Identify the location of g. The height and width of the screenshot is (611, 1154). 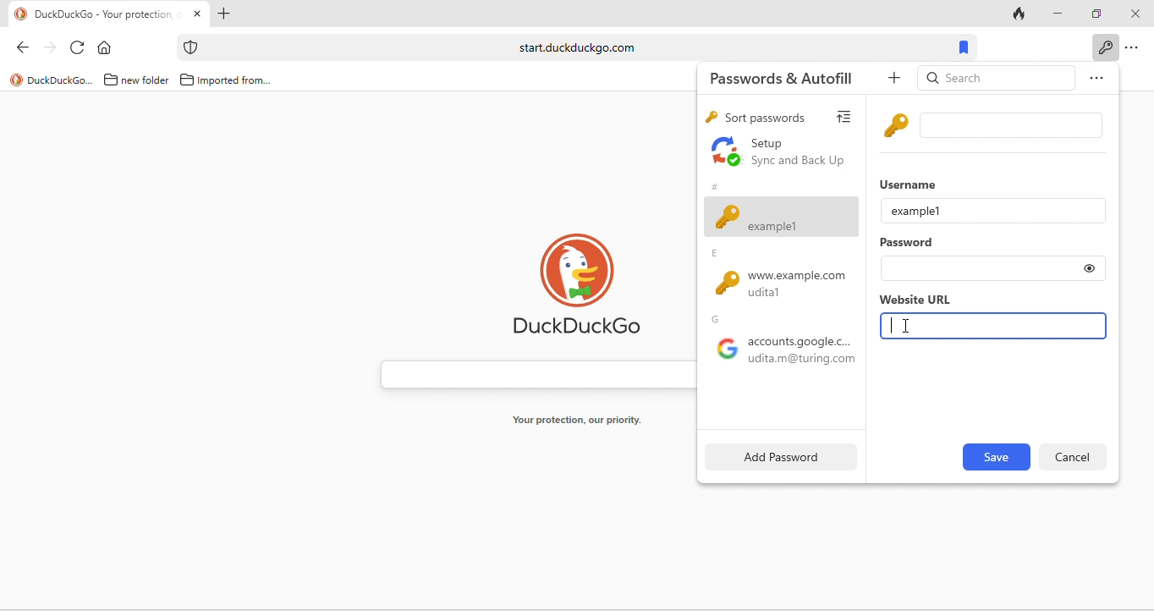
(719, 319).